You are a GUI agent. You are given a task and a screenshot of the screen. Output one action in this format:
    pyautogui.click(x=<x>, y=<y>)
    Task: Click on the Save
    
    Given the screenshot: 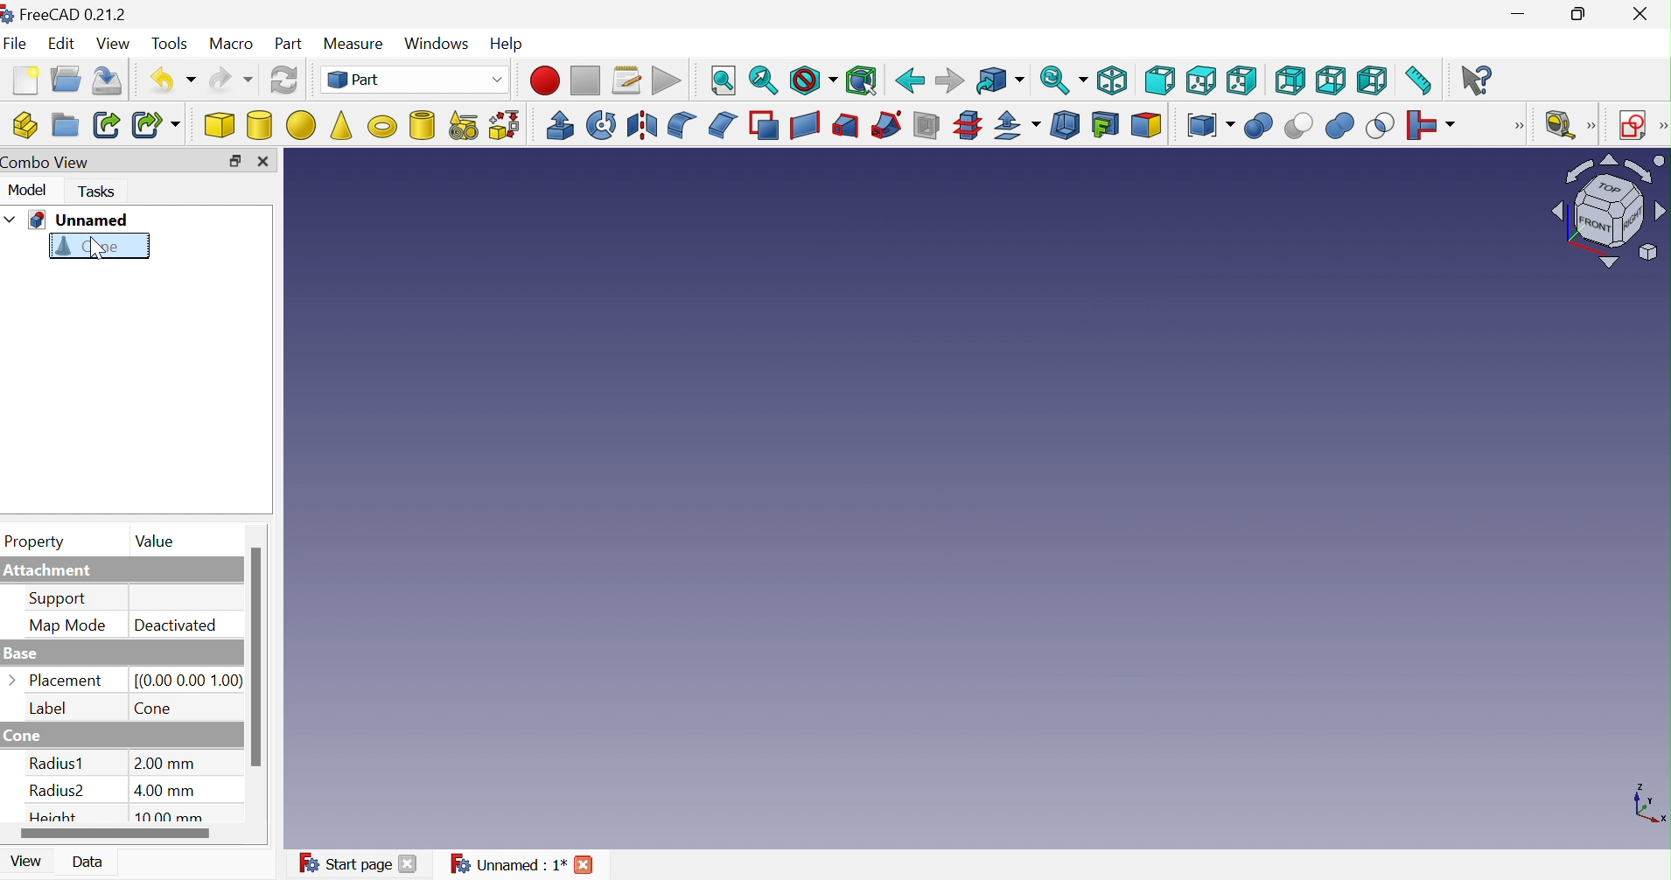 What is the action you would take?
    pyautogui.click(x=111, y=80)
    